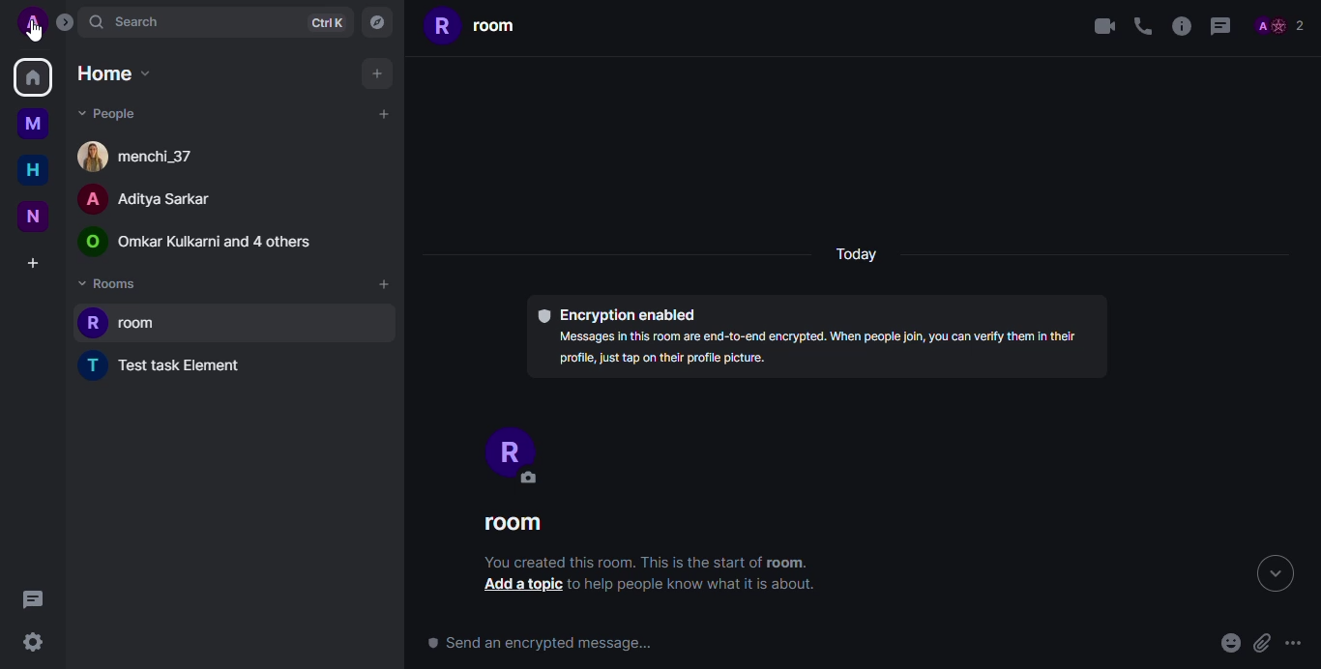 The image size is (1321, 669). What do you see at coordinates (814, 334) in the screenshot?
I see `® Encryption enabled
Messages in this room are end-to-end encrypted. When people join, you can verify them in their
profile, ust tap on their profil picture.` at bounding box center [814, 334].